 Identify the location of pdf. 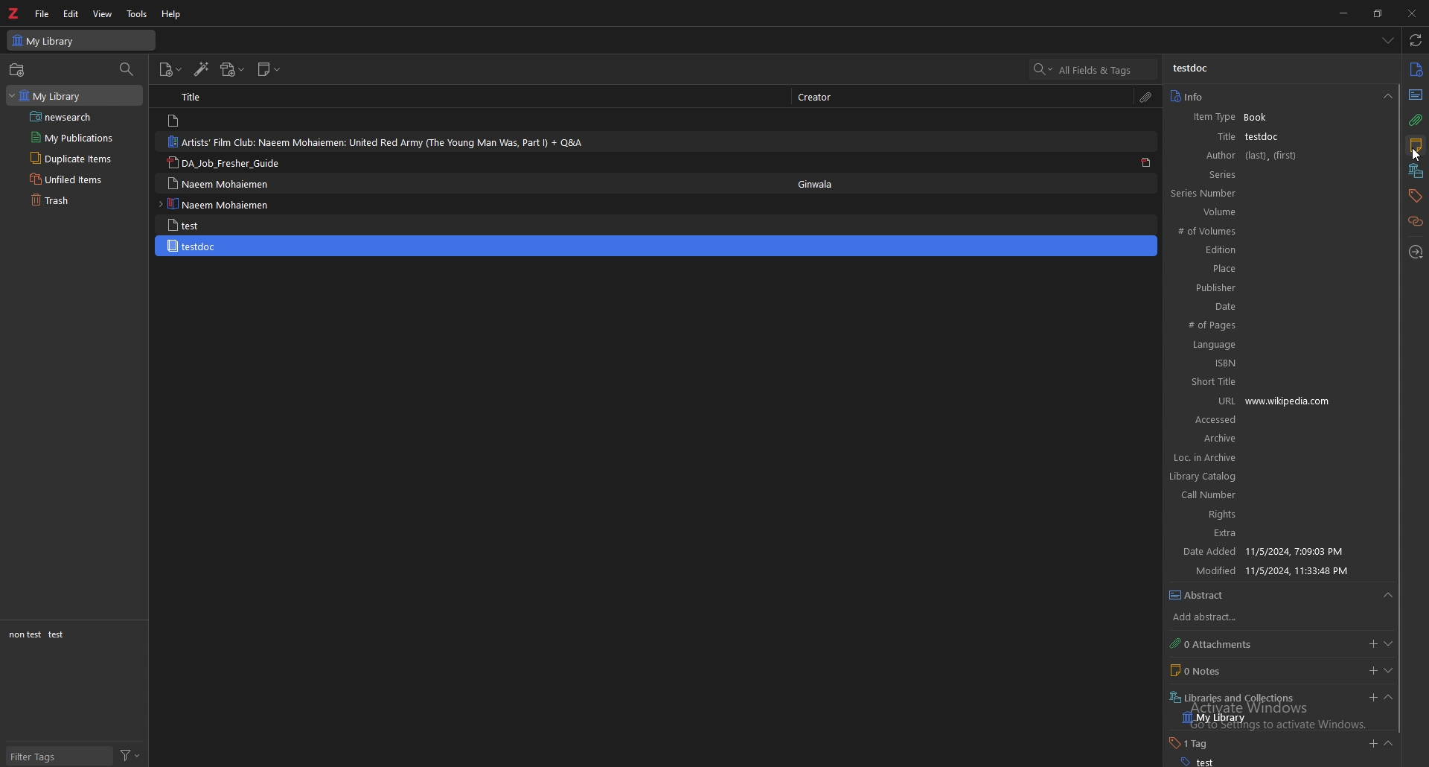
(1145, 162).